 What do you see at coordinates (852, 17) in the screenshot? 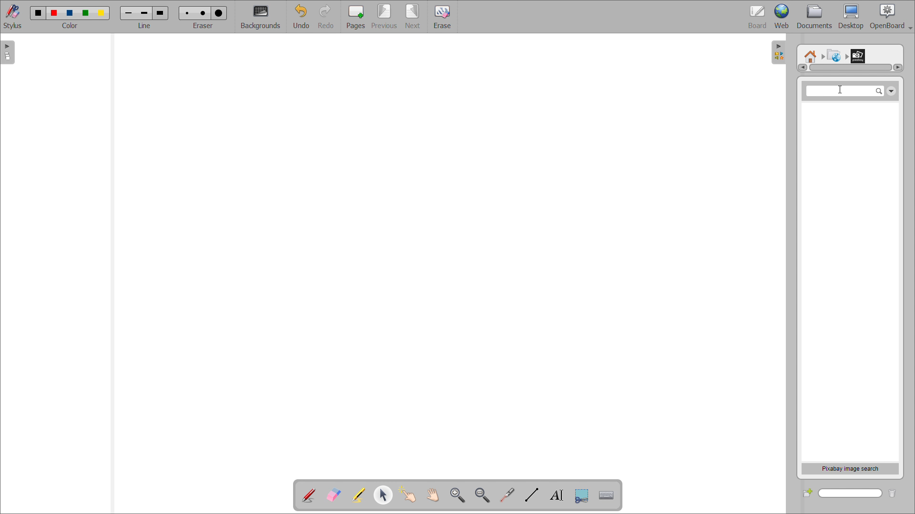
I see `desktop view` at bounding box center [852, 17].